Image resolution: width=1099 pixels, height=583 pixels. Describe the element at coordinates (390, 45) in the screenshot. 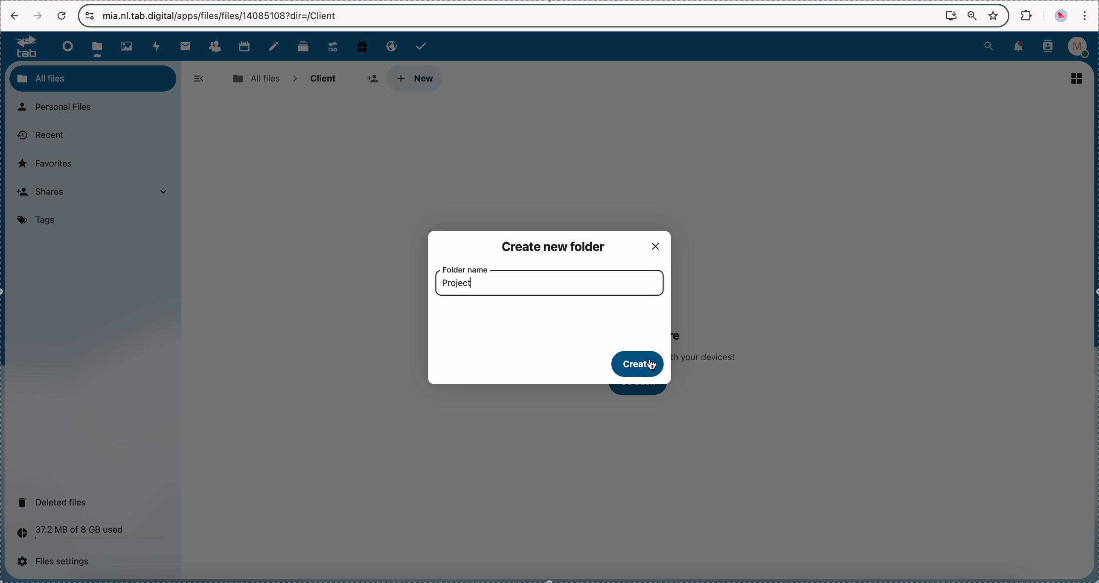

I see `email` at that location.